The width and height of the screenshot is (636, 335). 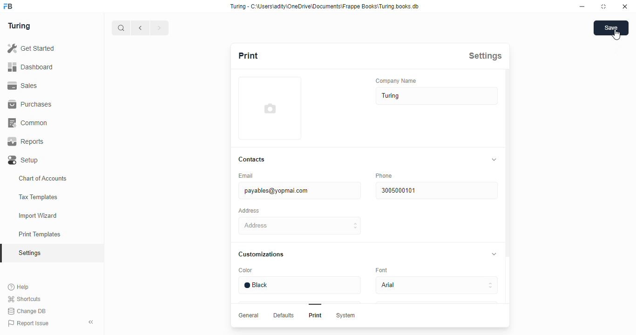 What do you see at coordinates (29, 323) in the screenshot?
I see `Report Issue` at bounding box center [29, 323].